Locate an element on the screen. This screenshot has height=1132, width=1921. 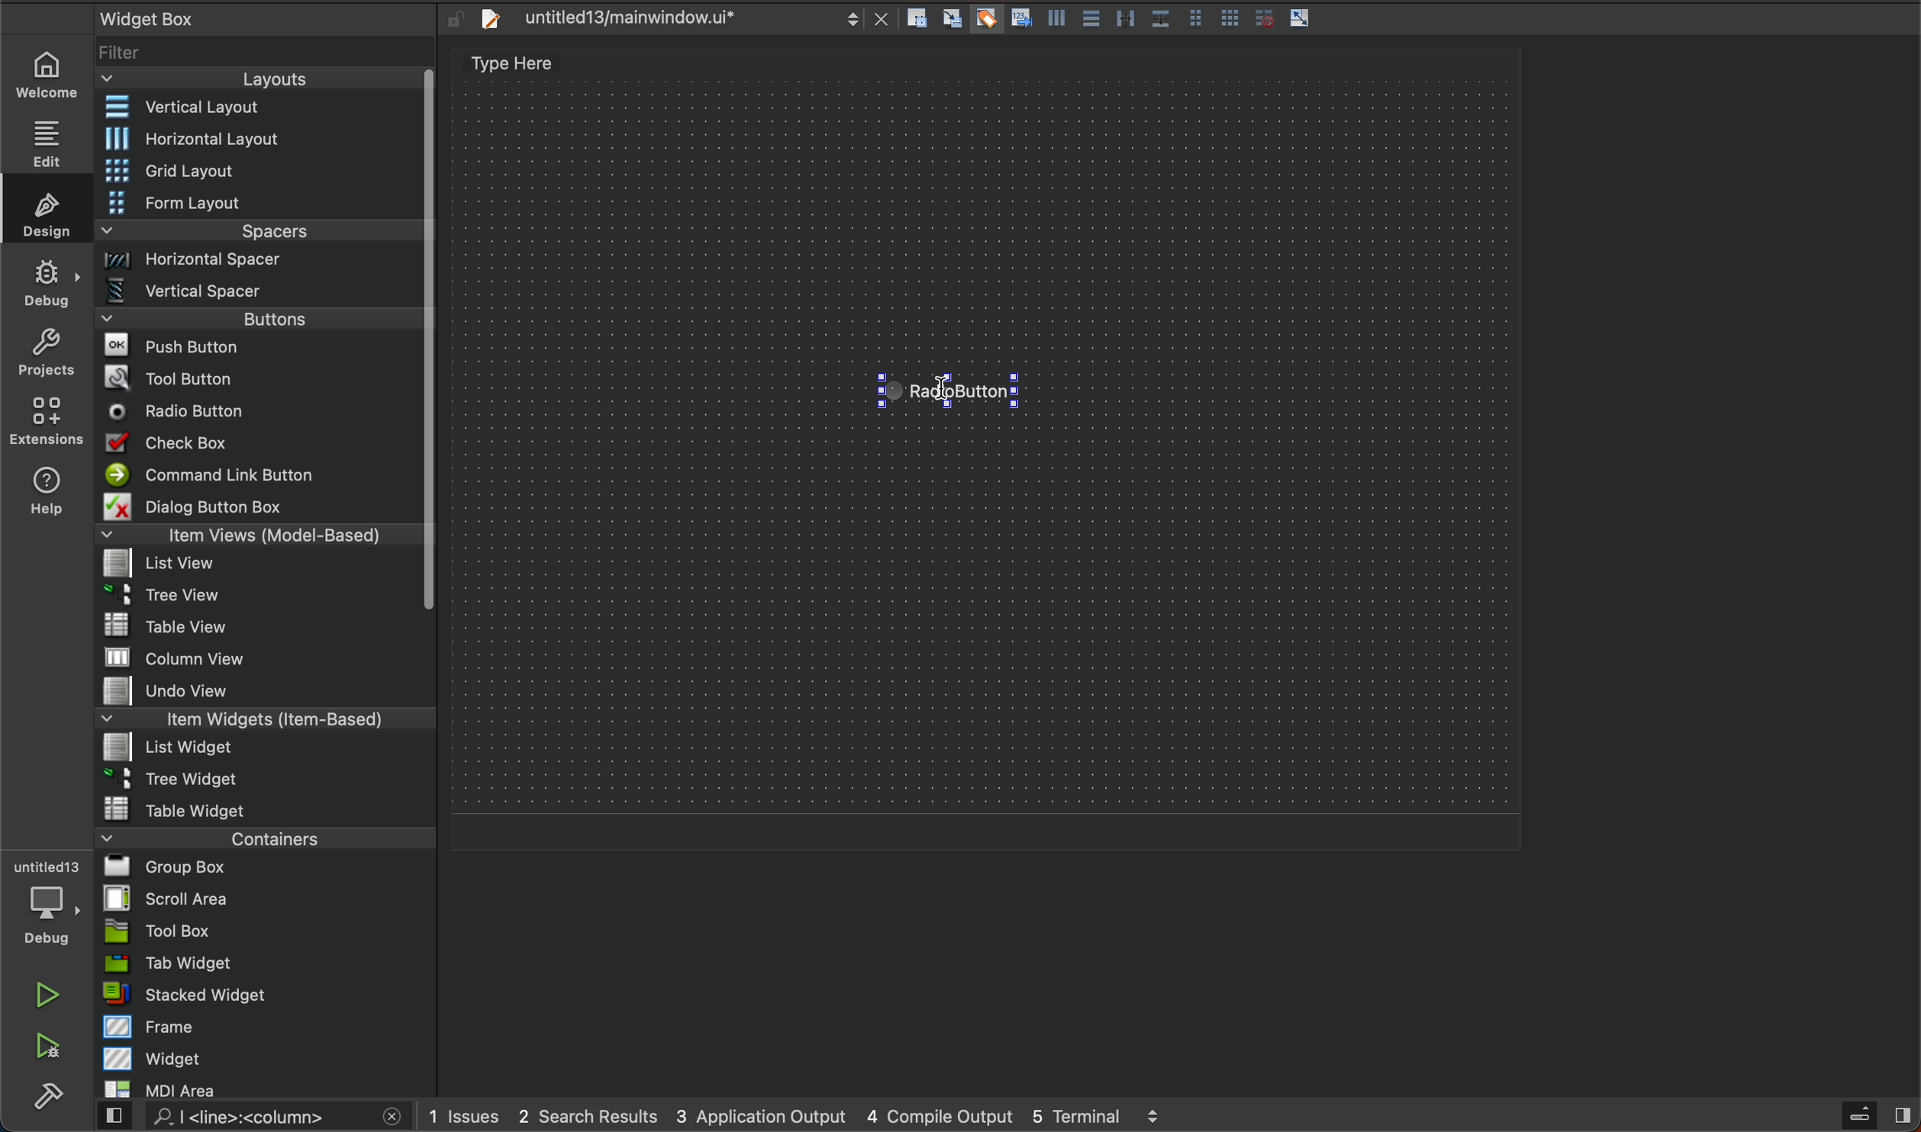
column  is located at coordinates (267, 656).